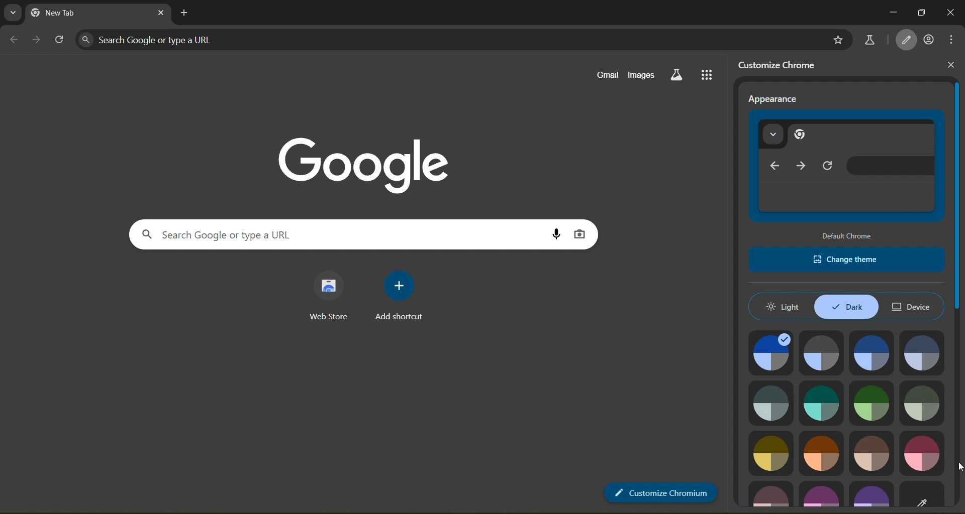 This screenshot has height=514, width=965. What do you see at coordinates (869, 41) in the screenshot?
I see `search labs` at bounding box center [869, 41].